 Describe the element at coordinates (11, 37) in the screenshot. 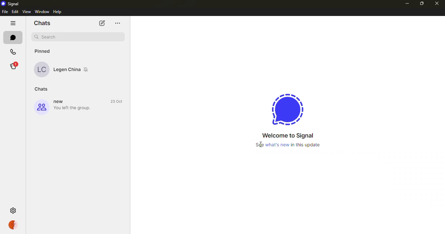

I see `chats` at that location.